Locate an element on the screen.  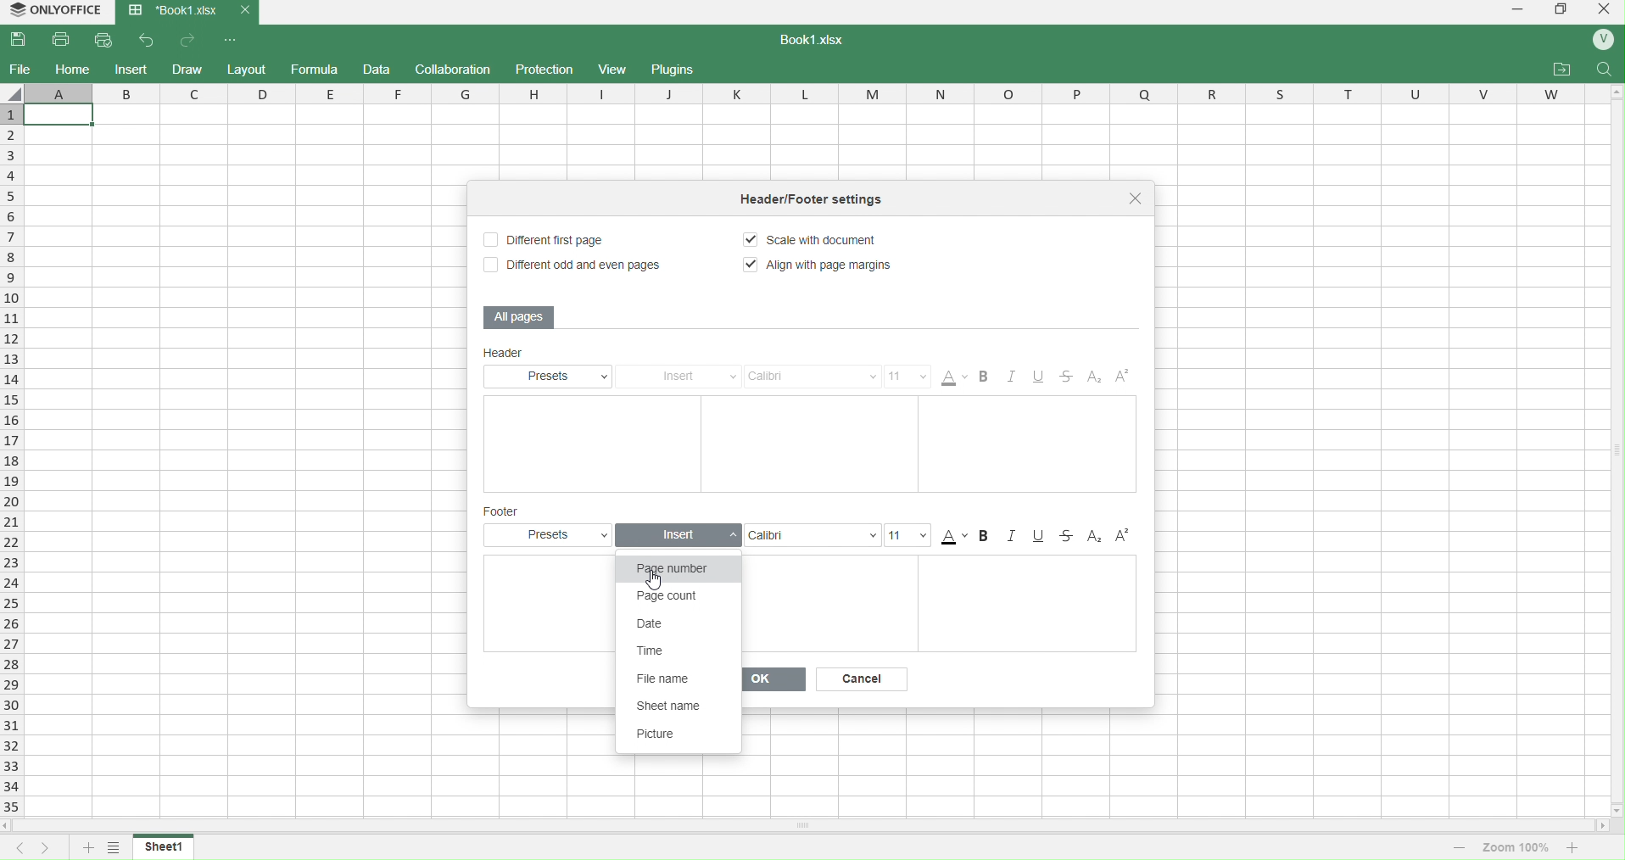
next sheet is located at coordinates (42, 848).